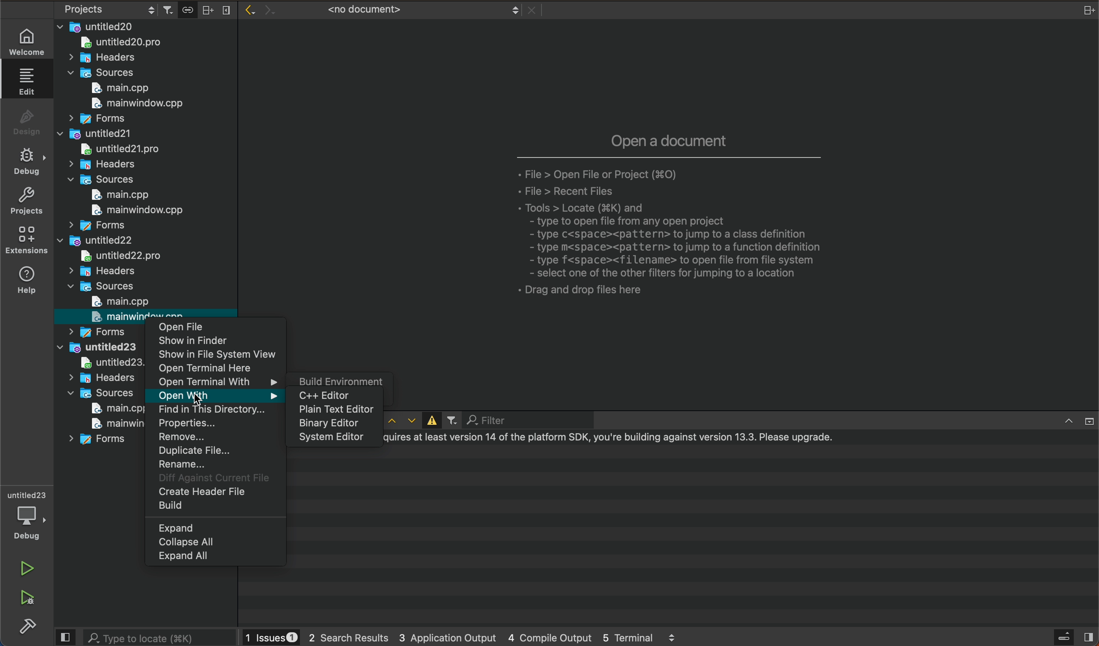  What do you see at coordinates (123, 88) in the screenshot?
I see `main.cpp` at bounding box center [123, 88].